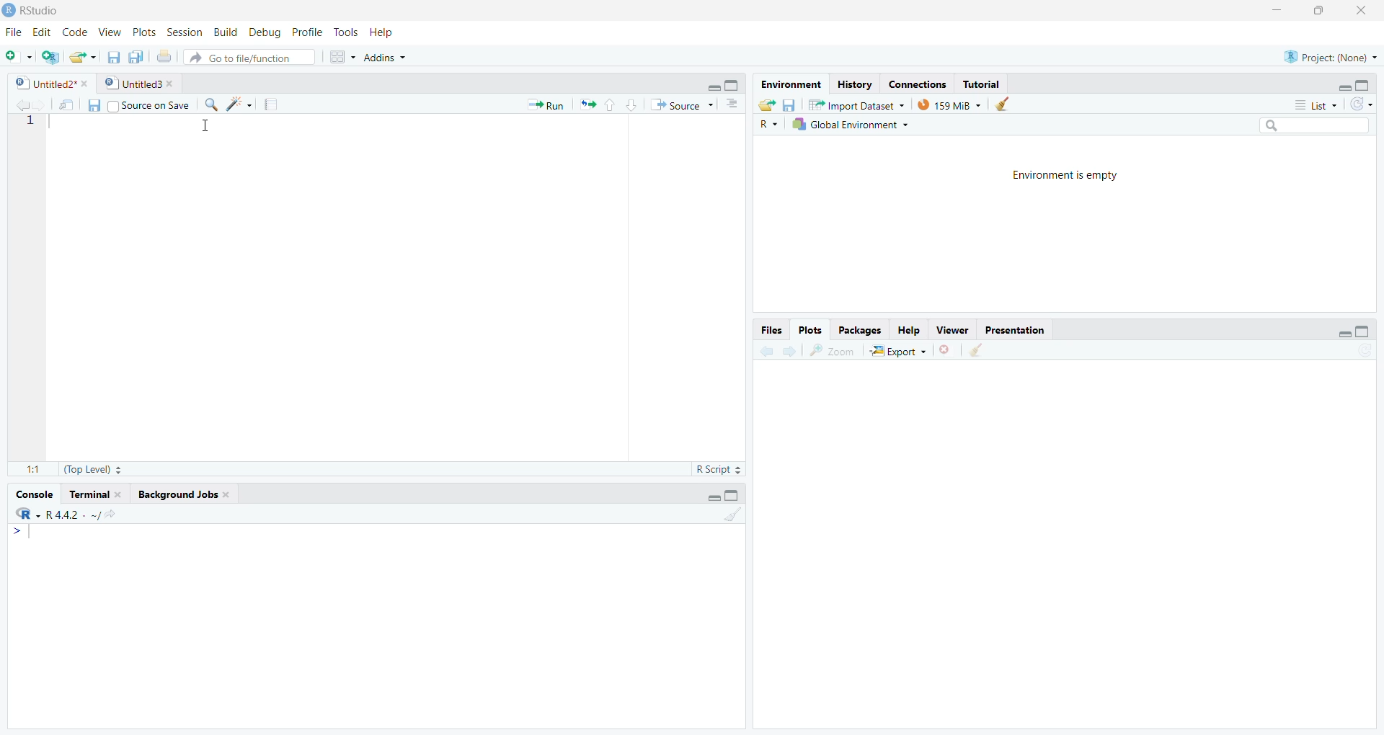 This screenshot has height=735, width=1384. Describe the element at coordinates (275, 105) in the screenshot. I see `Compile Report` at that location.